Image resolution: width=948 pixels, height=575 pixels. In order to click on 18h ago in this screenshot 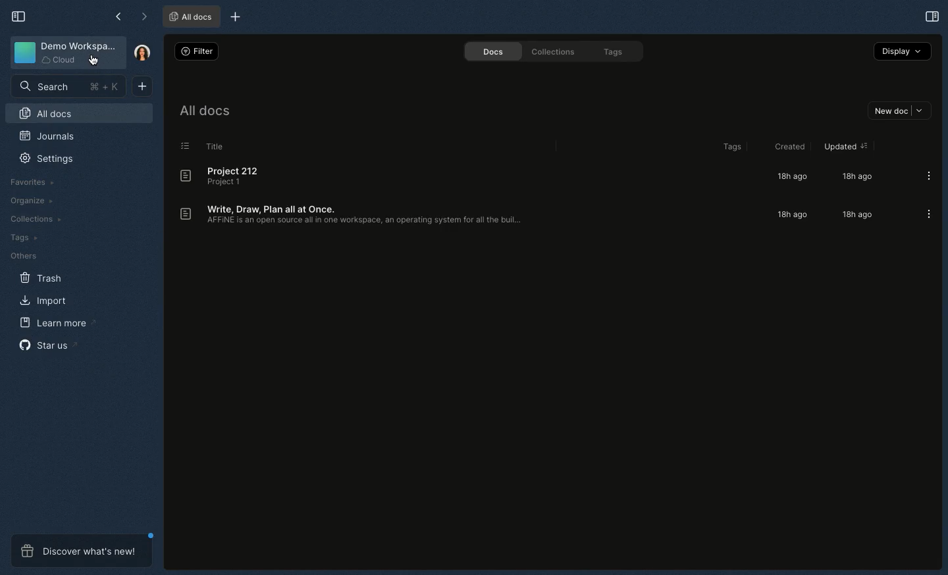, I will do `click(855, 176)`.